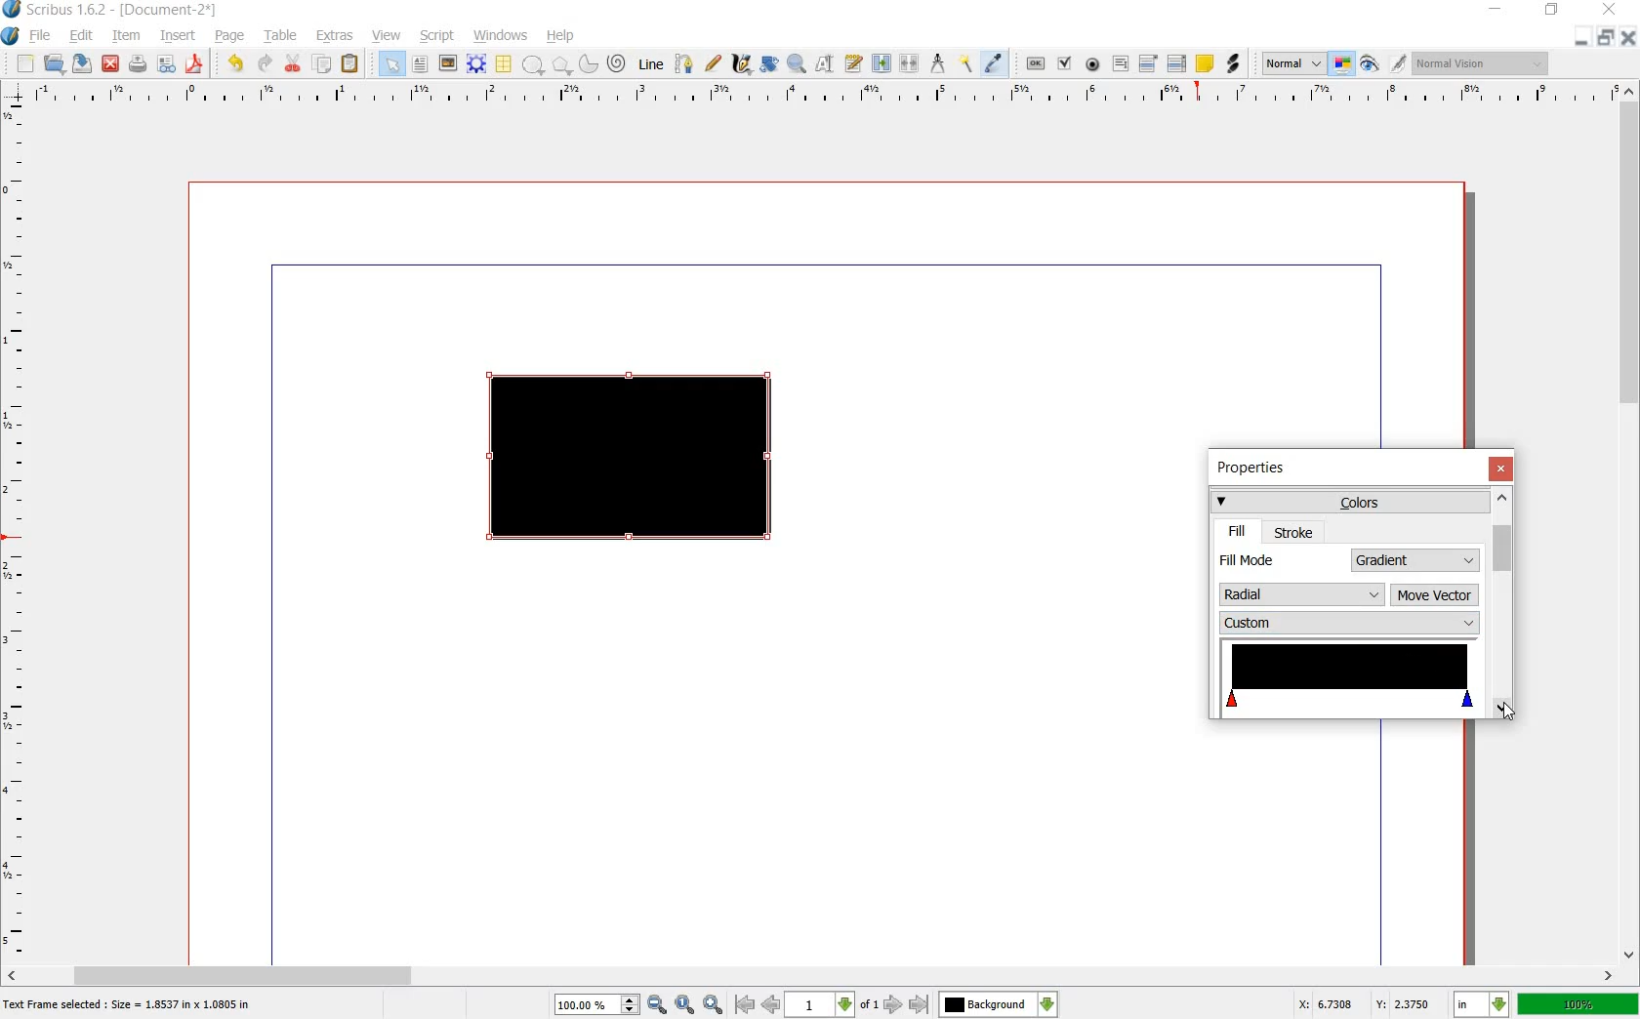  What do you see at coordinates (770, 64) in the screenshot?
I see `rotate item` at bounding box center [770, 64].